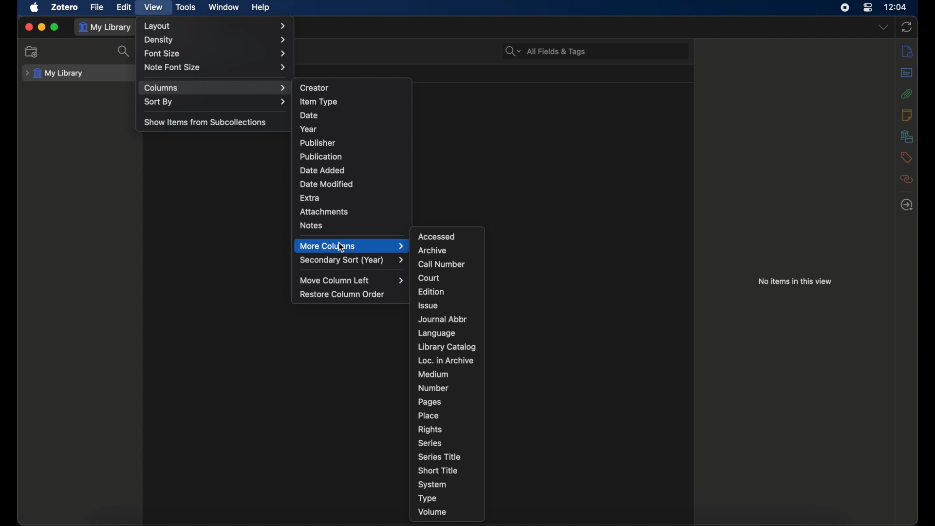 The image size is (935, 526). What do you see at coordinates (105, 27) in the screenshot?
I see `my library` at bounding box center [105, 27].